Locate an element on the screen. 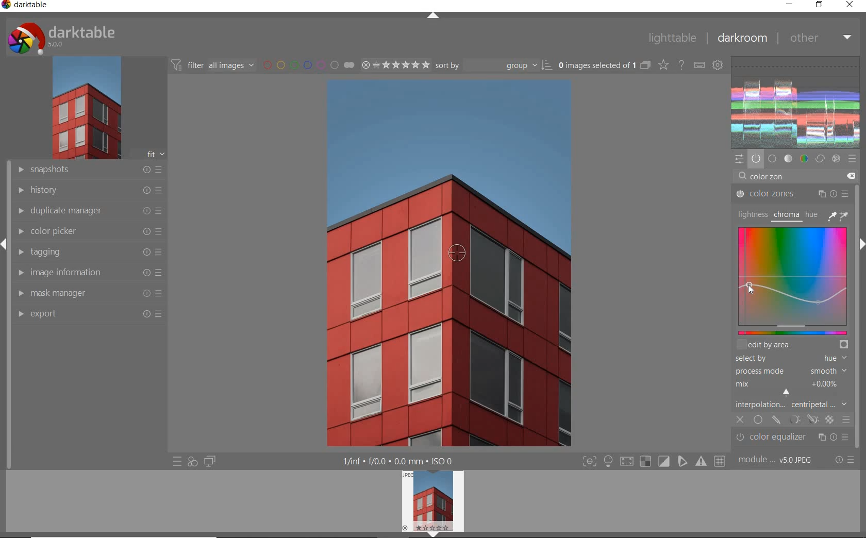  BUILDINGS COLOR RED DESATURATED is located at coordinates (451, 362).